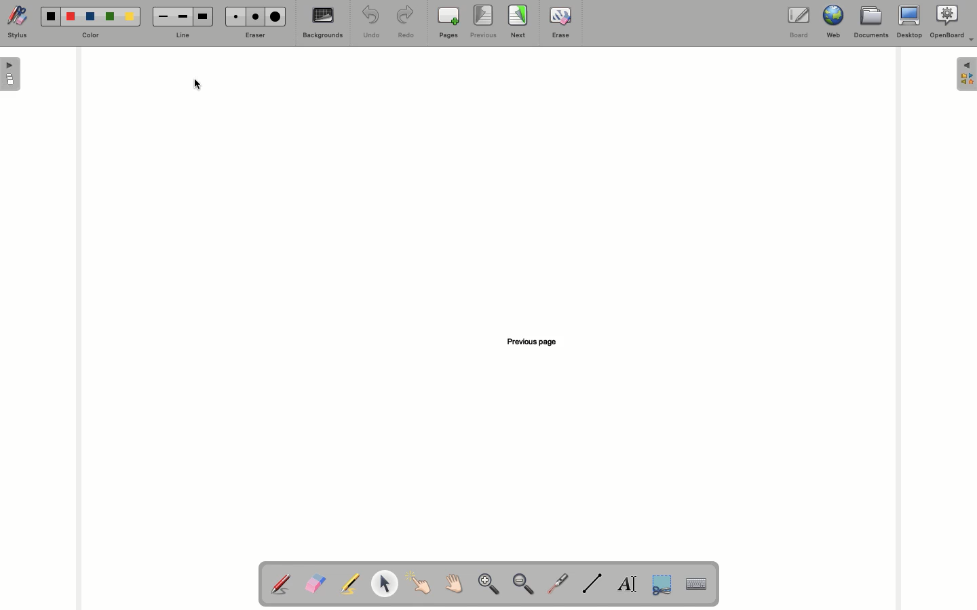 Image resolution: width=977 pixels, height=610 pixels. Describe the element at coordinates (275, 16) in the screenshot. I see `Large eraser` at that location.